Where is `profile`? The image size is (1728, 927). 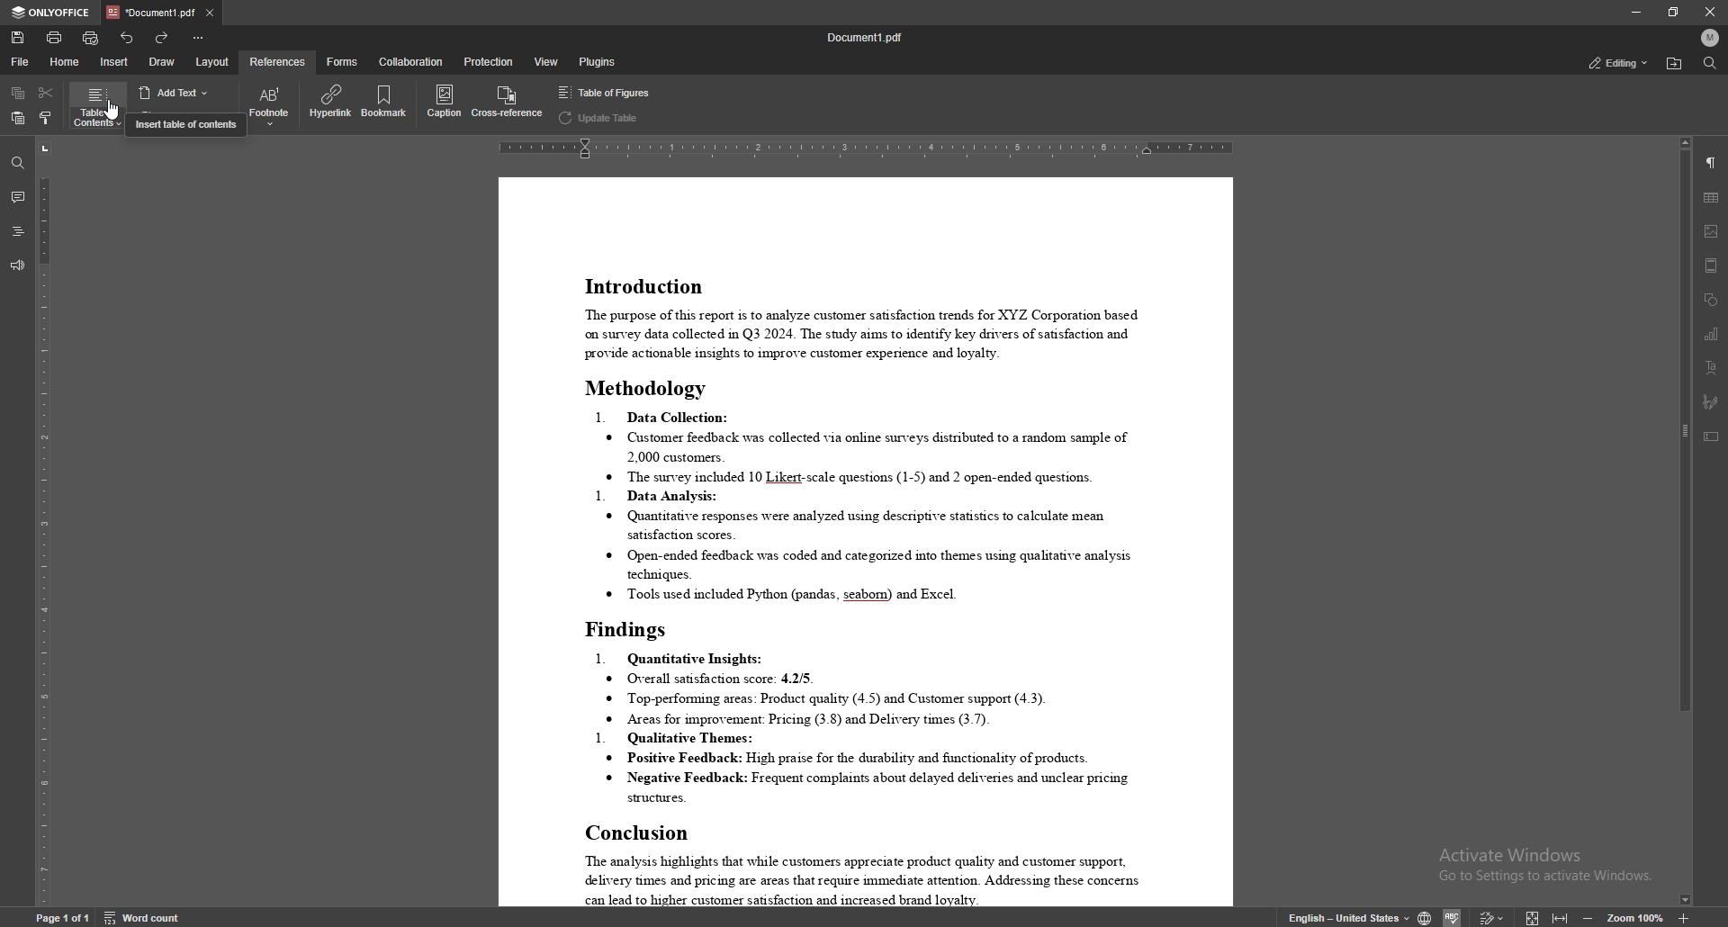 profile is located at coordinates (1712, 38).